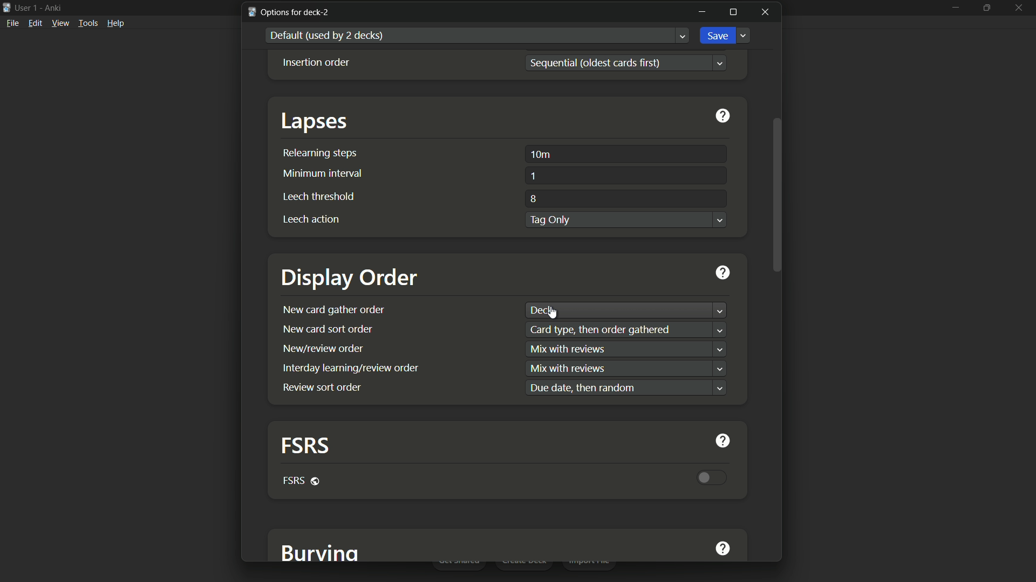  What do you see at coordinates (727, 440) in the screenshot?
I see `get help` at bounding box center [727, 440].